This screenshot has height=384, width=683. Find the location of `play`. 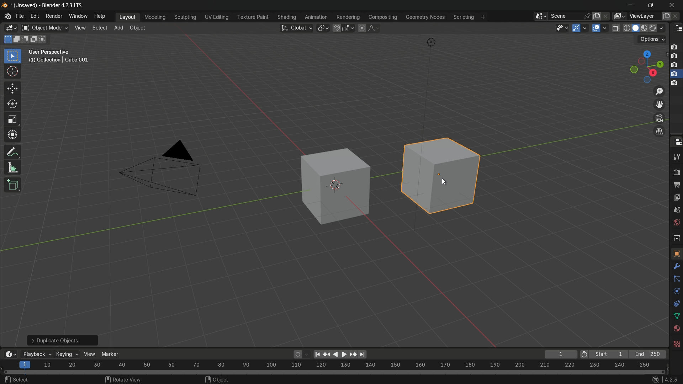

play is located at coordinates (339, 354).